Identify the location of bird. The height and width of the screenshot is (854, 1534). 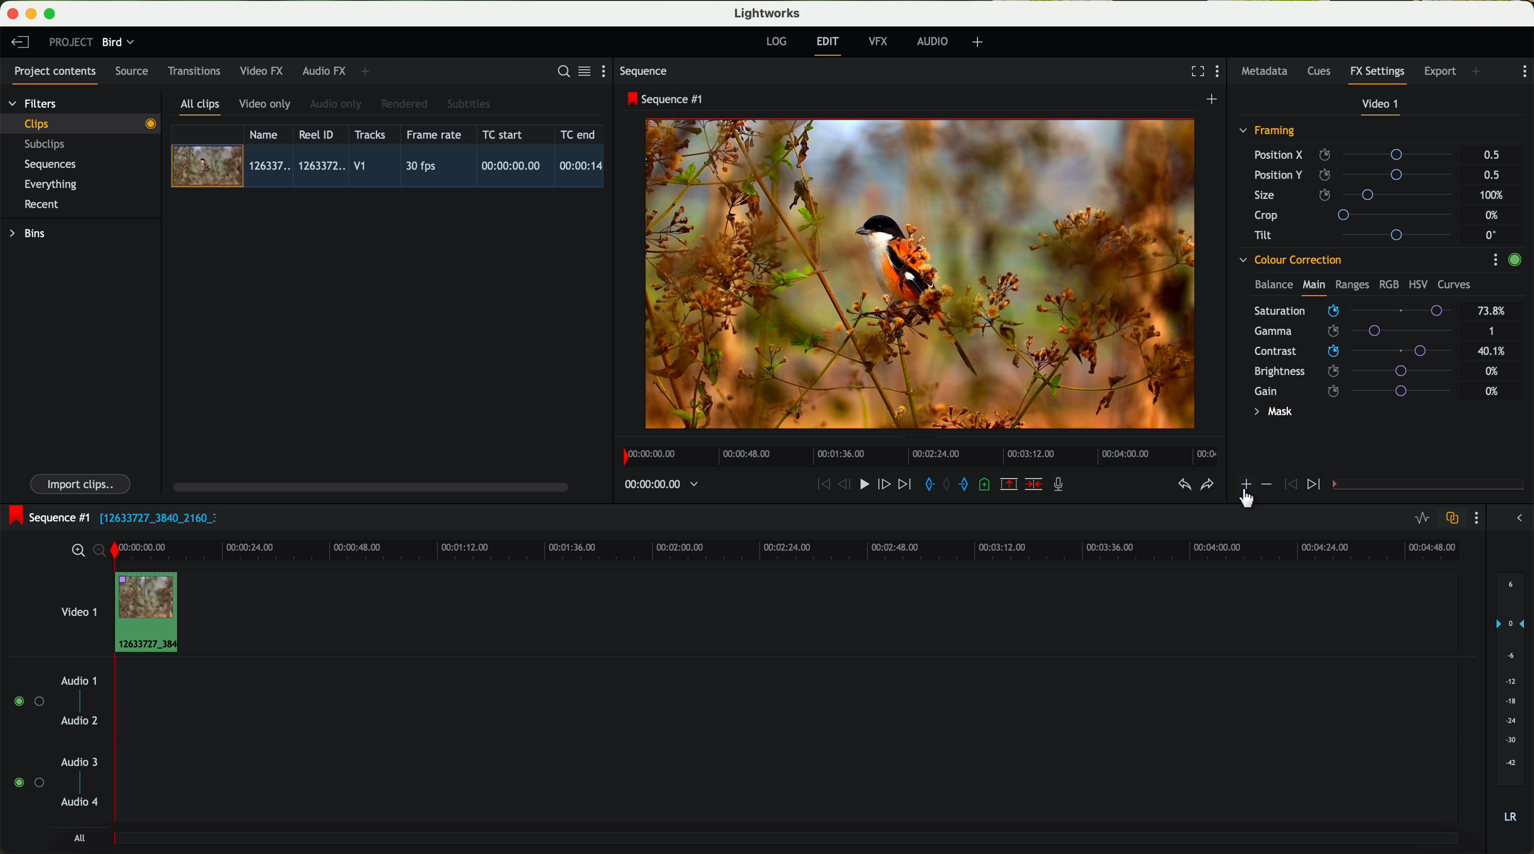
(118, 43).